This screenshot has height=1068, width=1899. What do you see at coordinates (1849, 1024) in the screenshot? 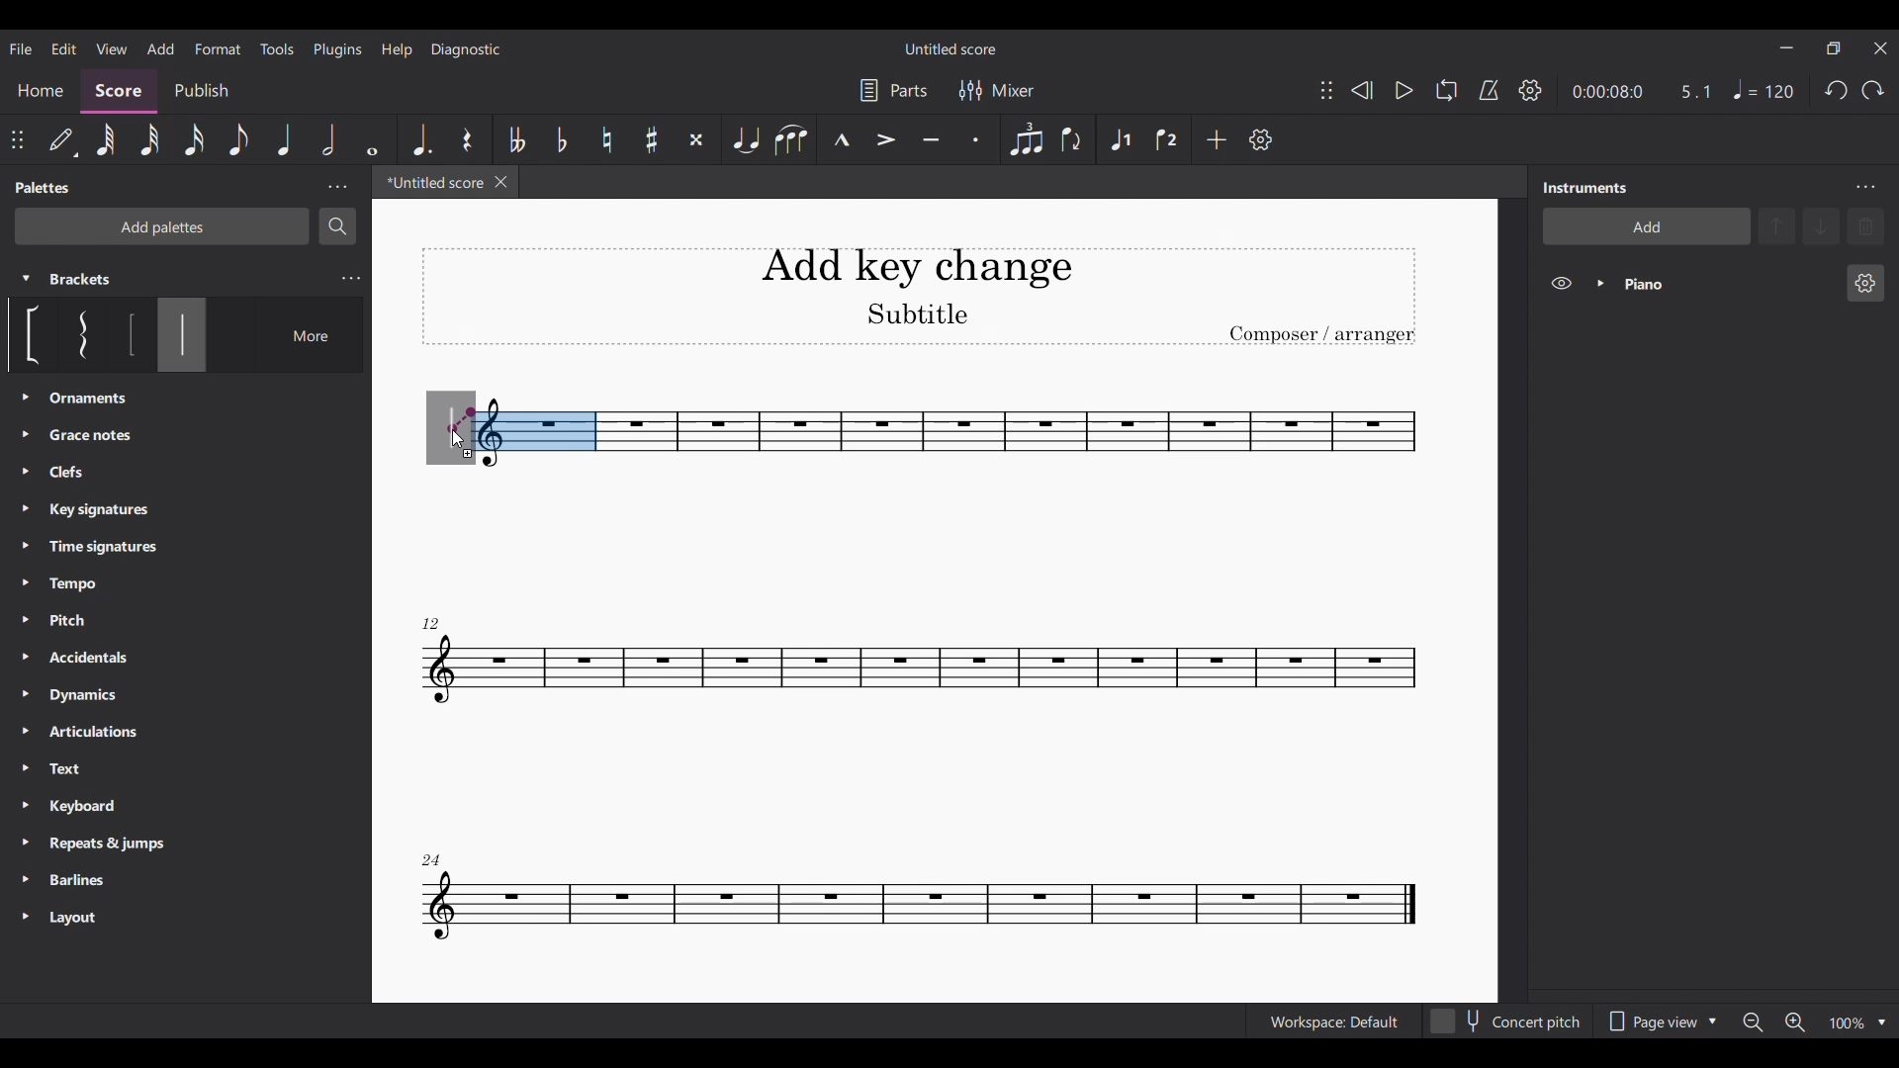
I see `Zoom factor` at bounding box center [1849, 1024].